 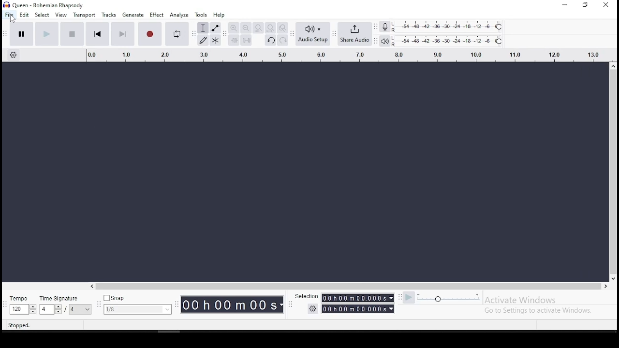 I want to click on analuze, so click(x=179, y=15).